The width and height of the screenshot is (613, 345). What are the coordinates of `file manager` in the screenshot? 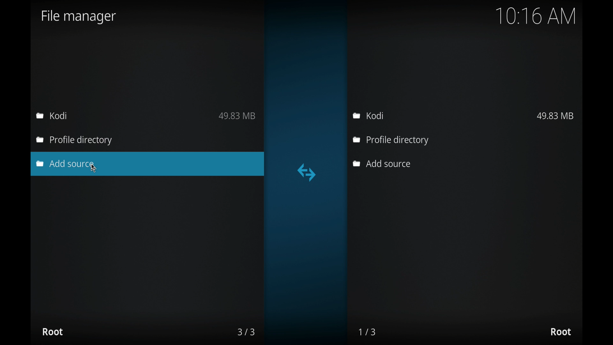 It's located at (79, 17).